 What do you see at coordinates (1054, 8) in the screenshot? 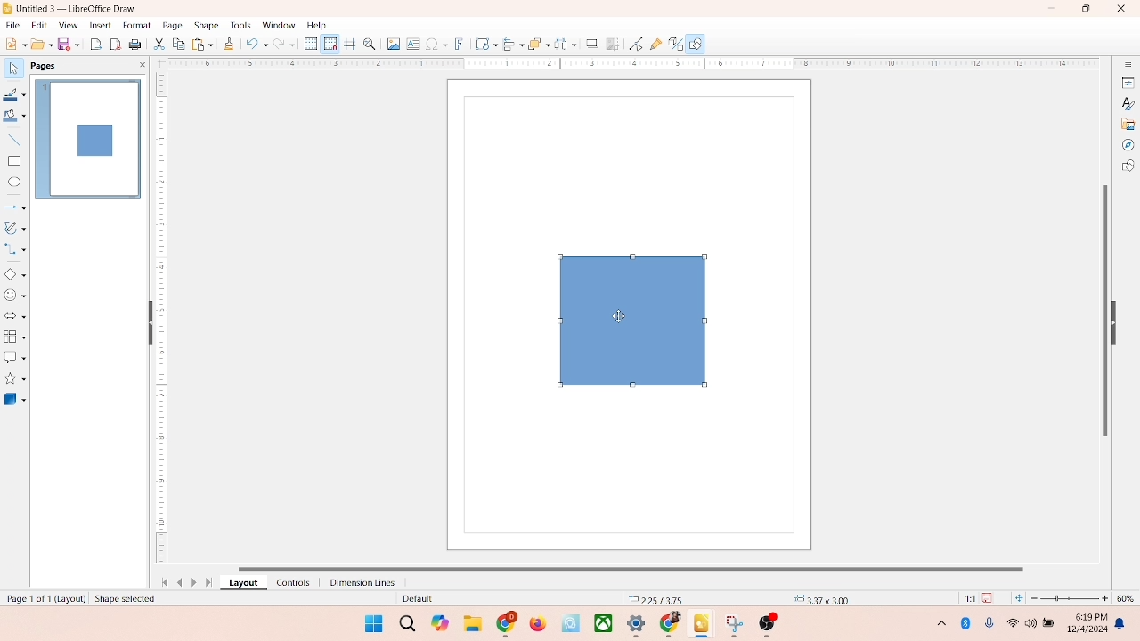
I see `minimize` at bounding box center [1054, 8].